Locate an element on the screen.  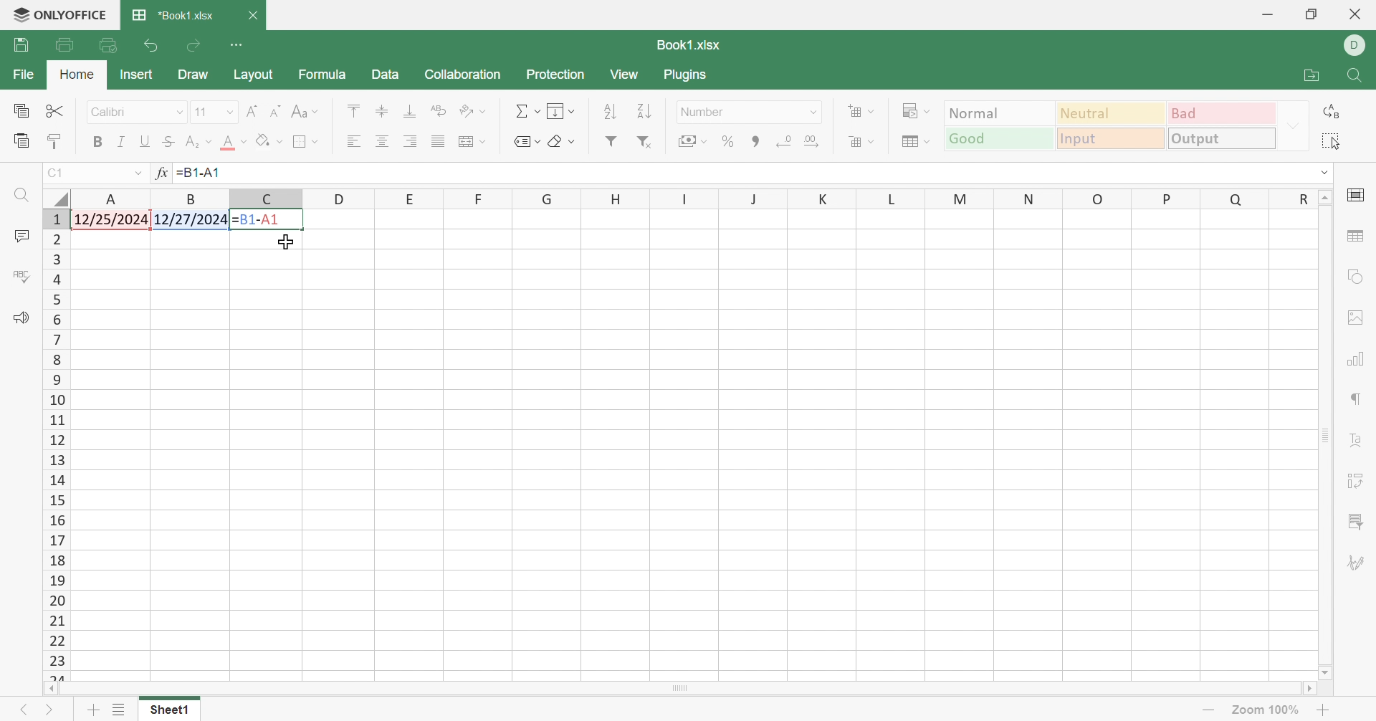
Plugins is located at coordinates (687, 77).